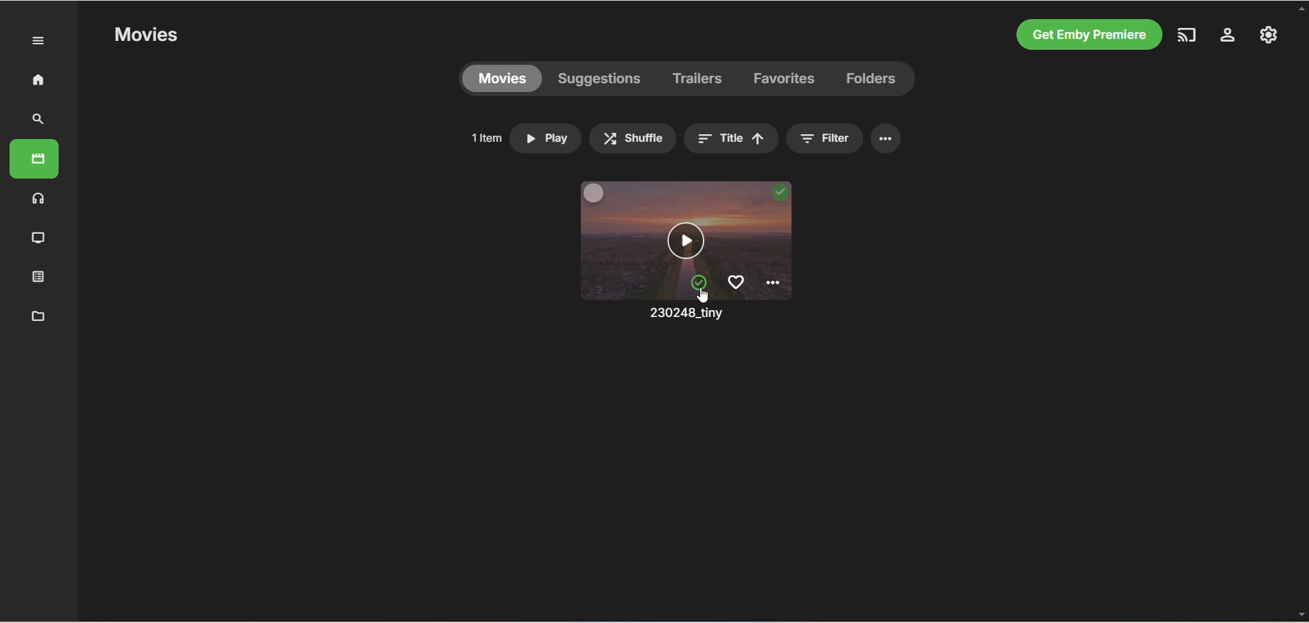 This screenshot has width=1309, height=623. Describe the element at coordinates (1185, 34) in the screenshot. I see `play on another device` at that location.